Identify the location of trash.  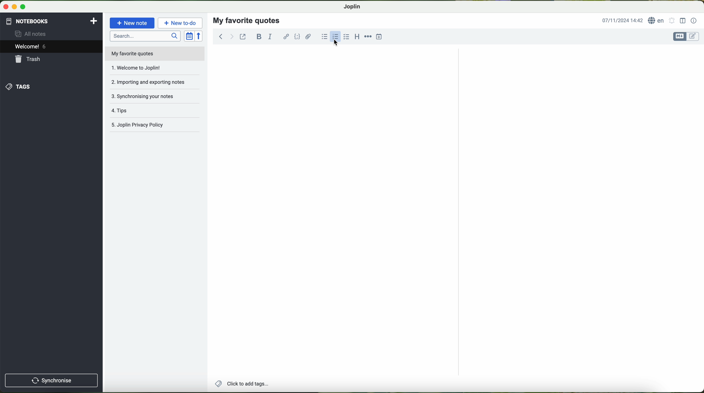
(52, 60).